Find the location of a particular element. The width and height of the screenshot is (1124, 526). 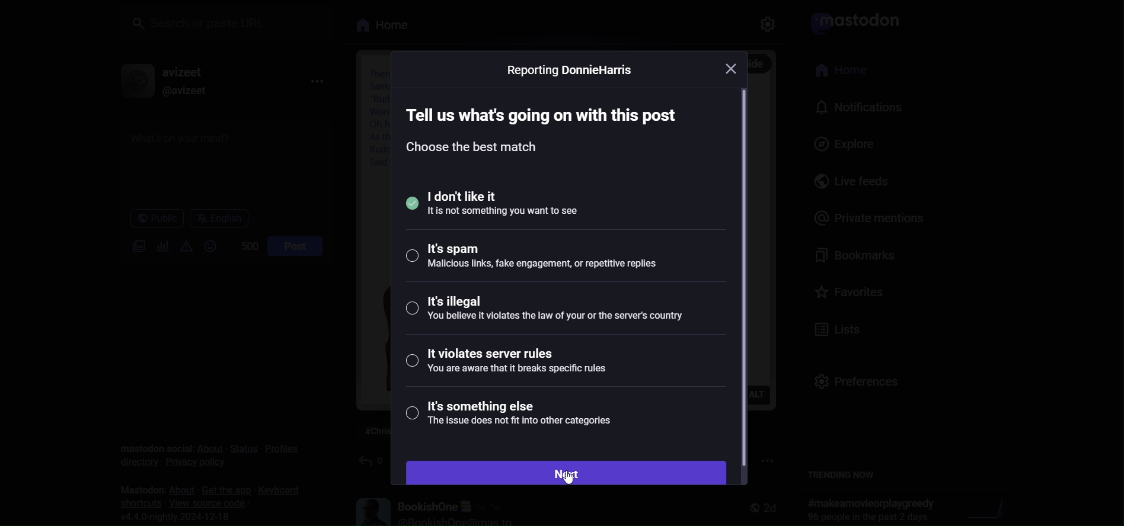

It's illegal
You believe it violates the law of your or the server's country is located at coordinates (547, 315).